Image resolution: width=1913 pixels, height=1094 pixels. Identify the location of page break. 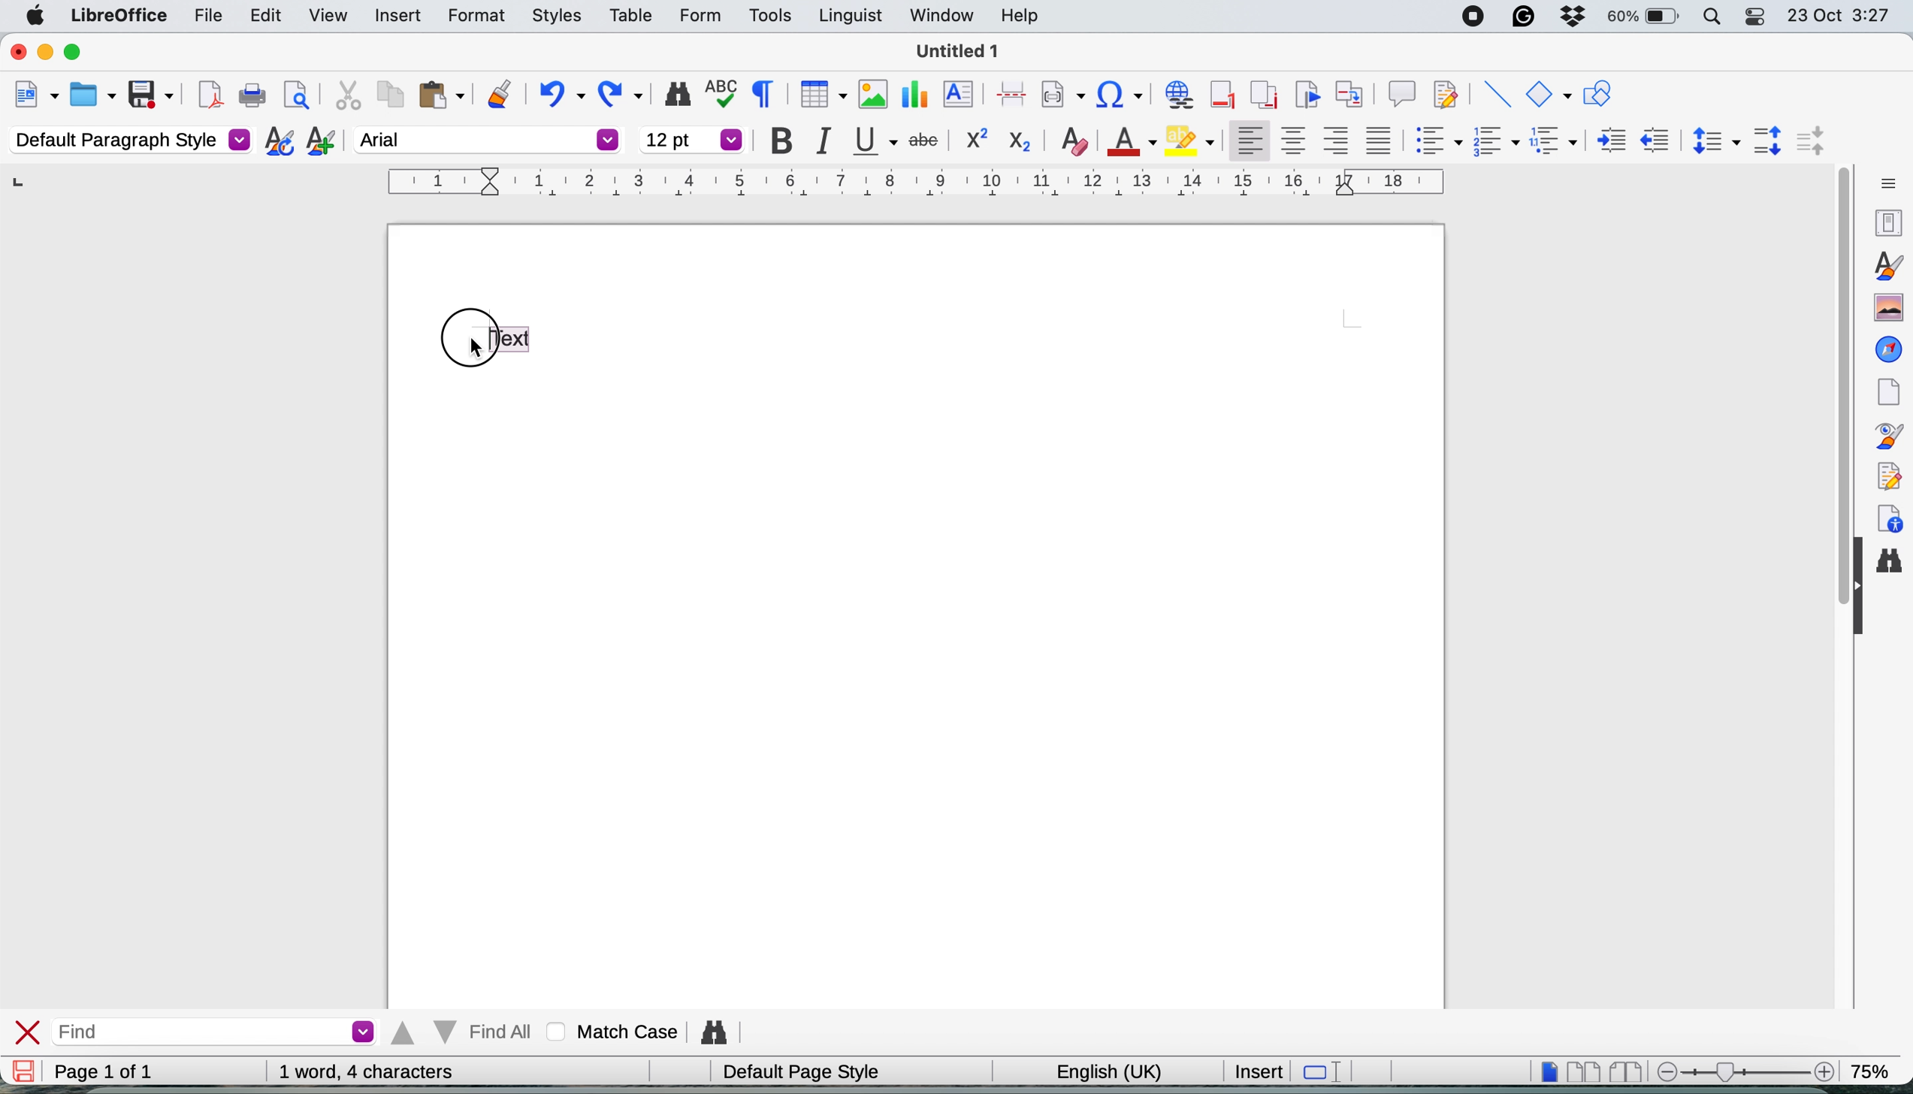
(1014, 92).